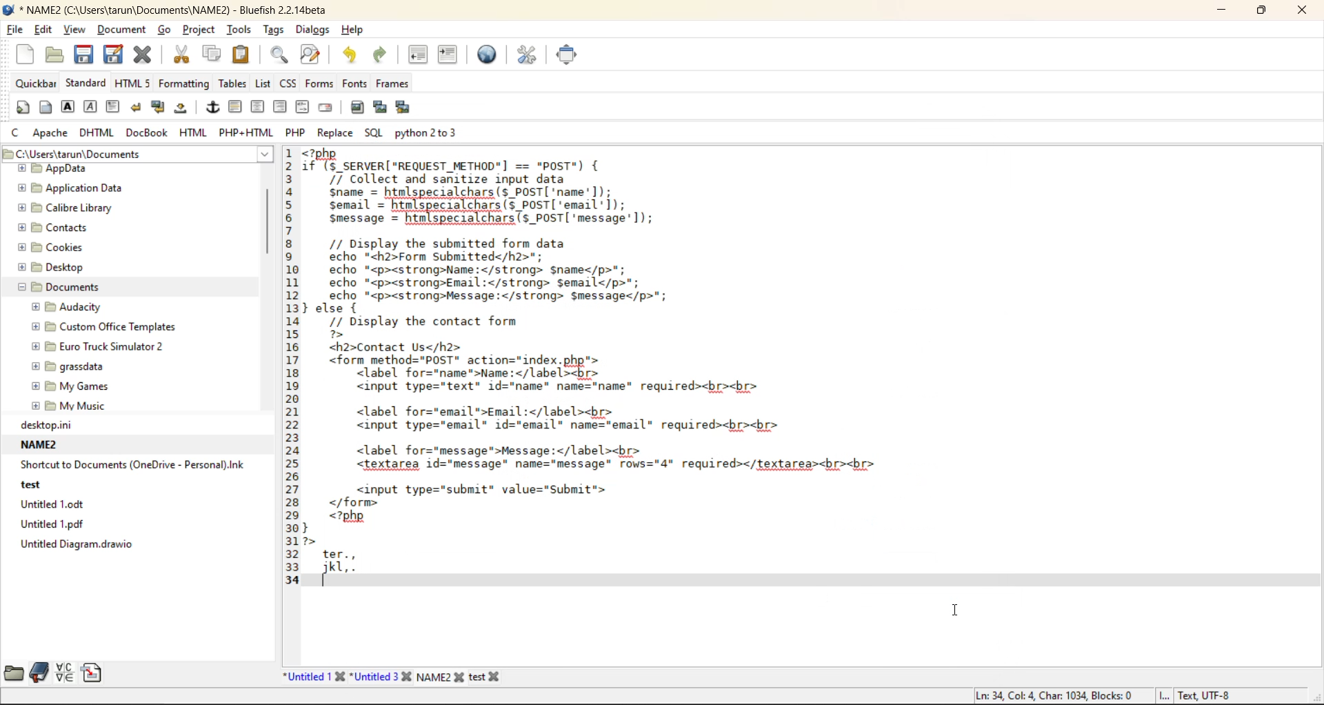 The width and height of the screenshot is (1324, 705). Describe the element at coordinates (15, 30) in the screenshot. I see `file` at that location.